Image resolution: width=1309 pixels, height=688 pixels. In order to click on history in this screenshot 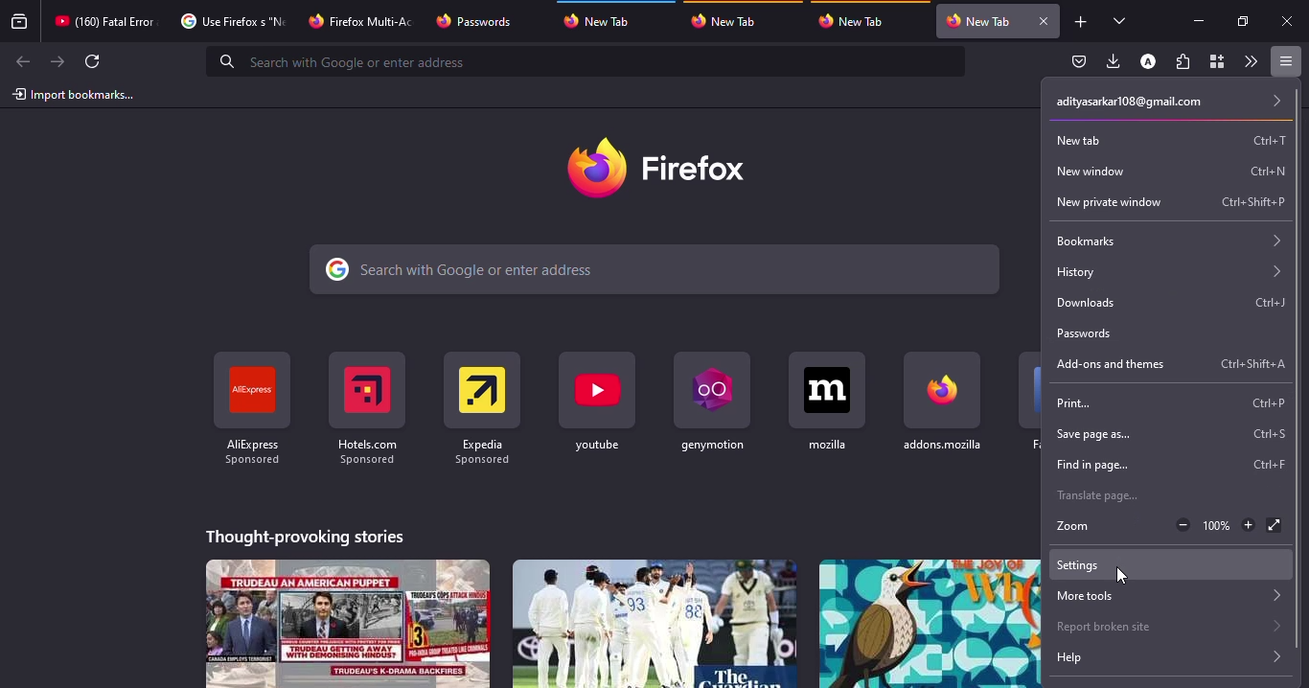, I will do `click(1167, 273)`.